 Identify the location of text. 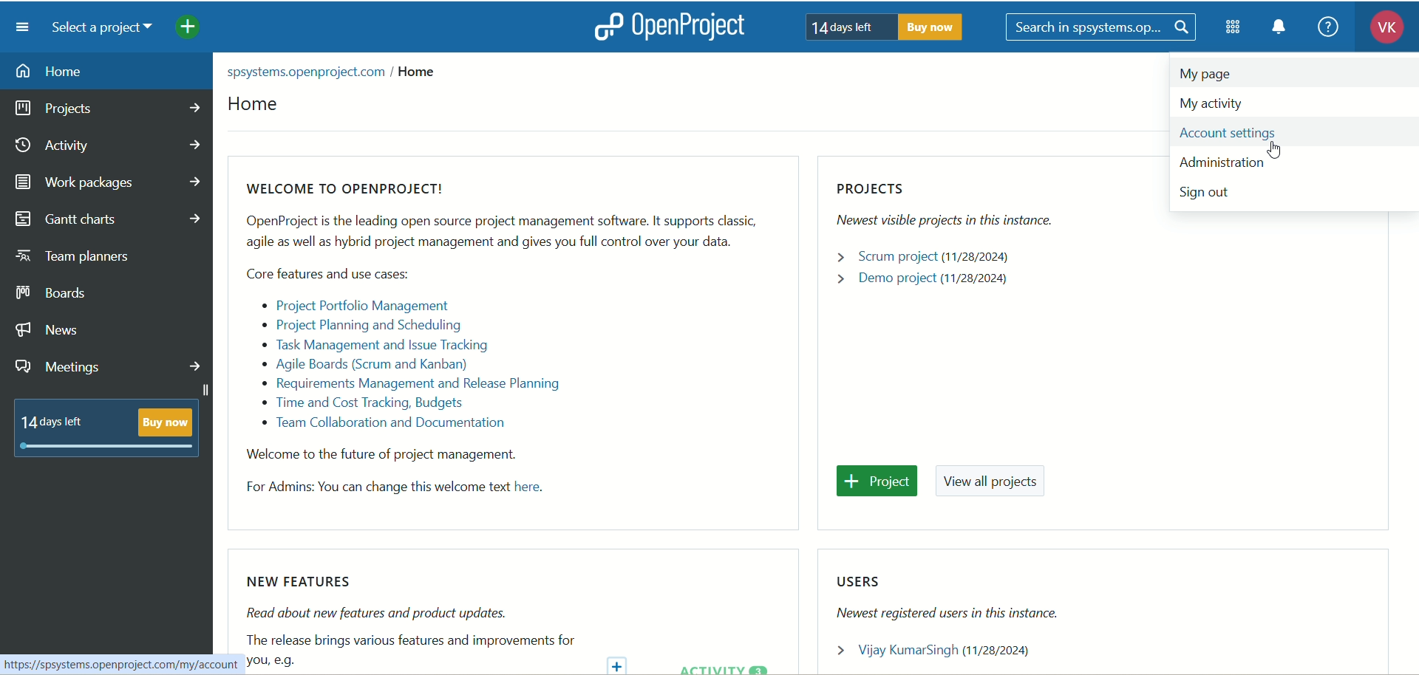
(411, 622).